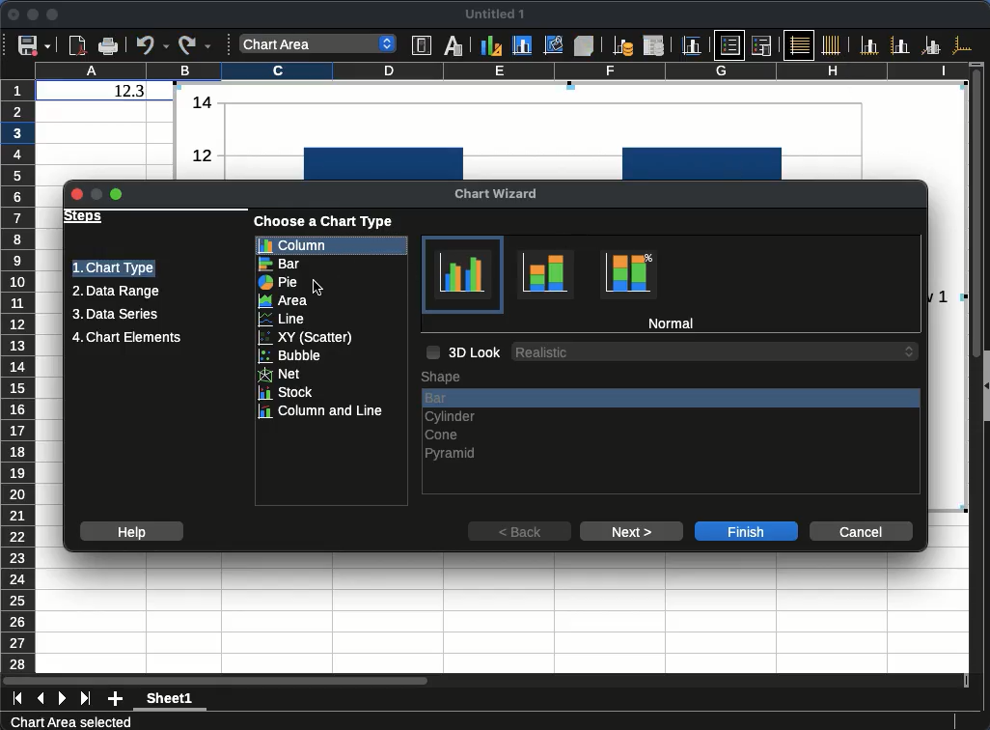 The height and width of the screenshot is (730, 990). Describe the element at coordinates (332, 301) in the screenshot. I see `area` at that location.